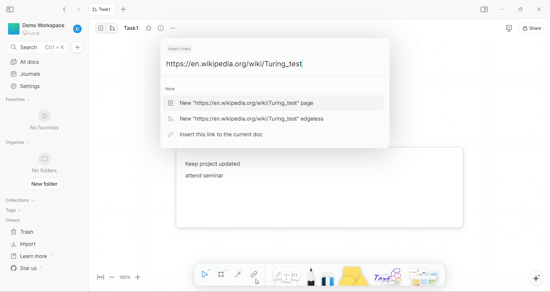 This screenshot has width=550, height=292. What do you see at coordinates (254, 273) in the screenshot?
I see `link` at bounding box center [254, 273].